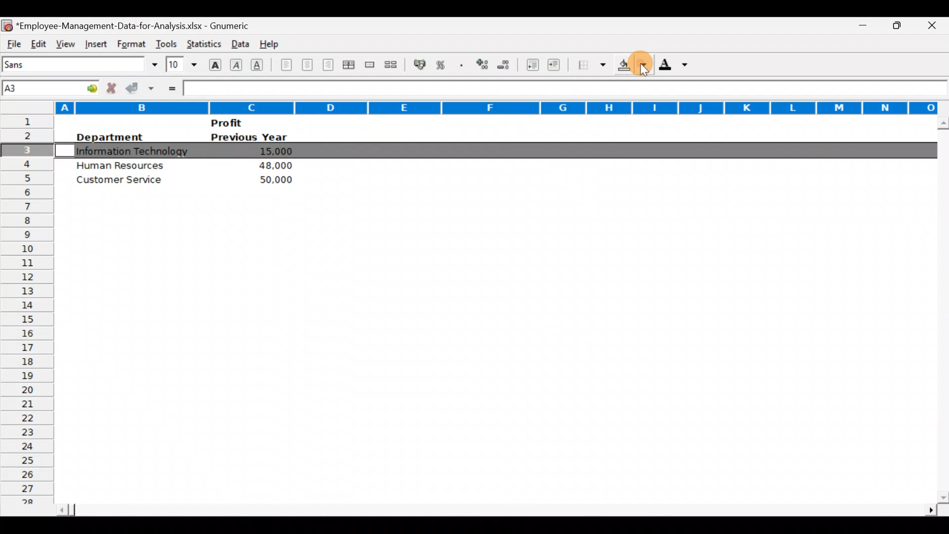 This screenshot has width=949, height=534. I want to click on Increase indent, align contents to the right, so click(556, 66).